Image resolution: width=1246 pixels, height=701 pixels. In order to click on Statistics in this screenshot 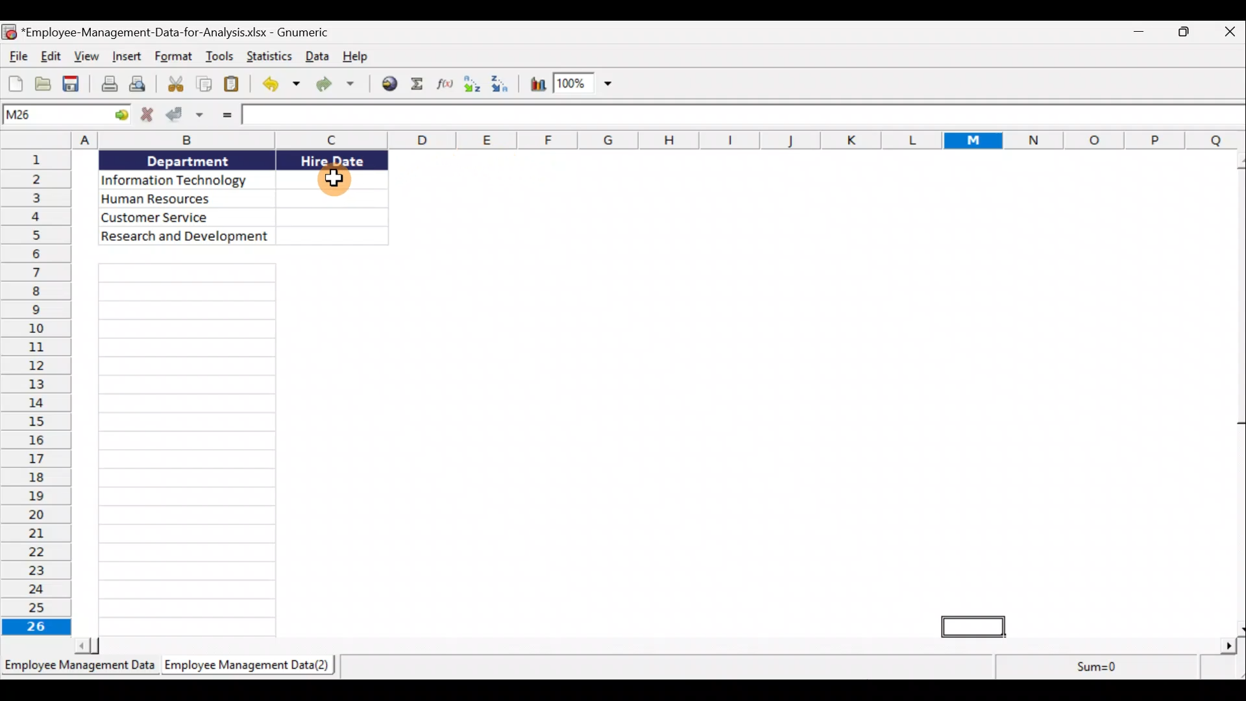, I will do `click(268, 56)`.